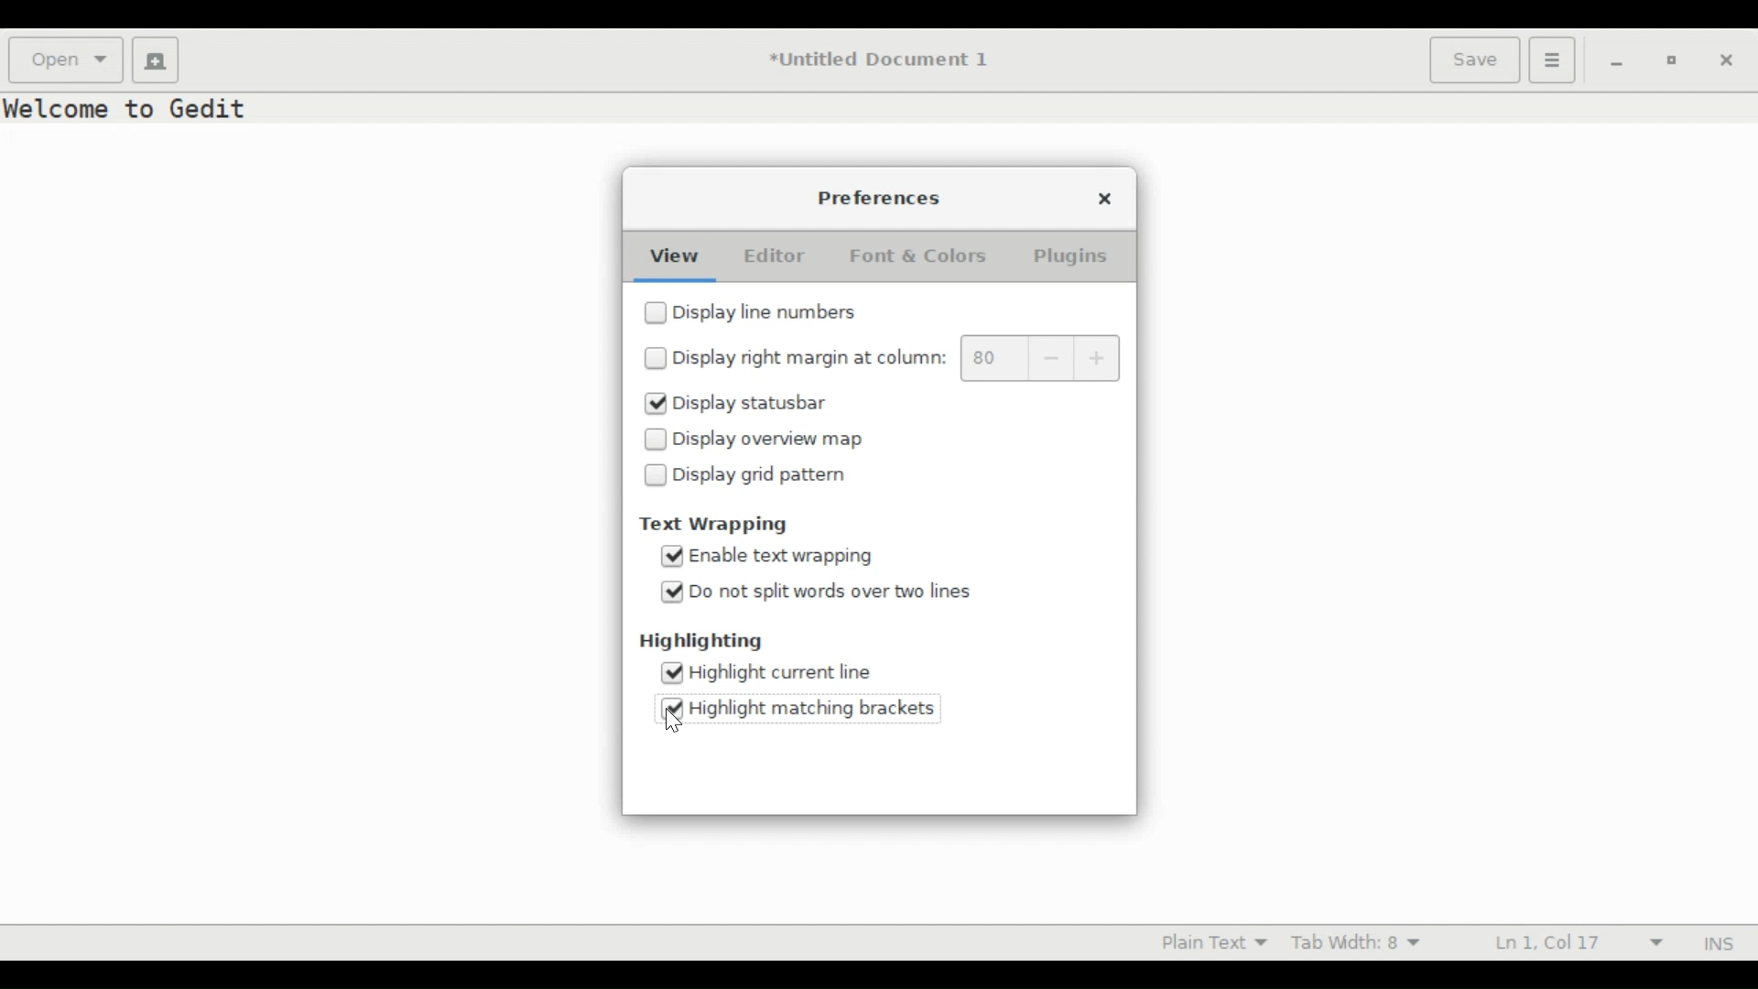 The width and height of the screenshot is (1758, 989). What do you see at coordinates (1613, 60) in the screenshot?
I see `minimize` at bounding box center [1613, 60].